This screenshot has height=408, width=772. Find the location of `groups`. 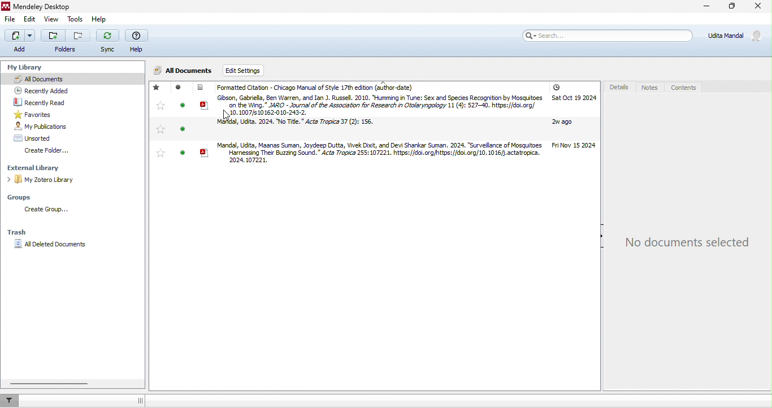

groups is located at coordinates (23, 198).